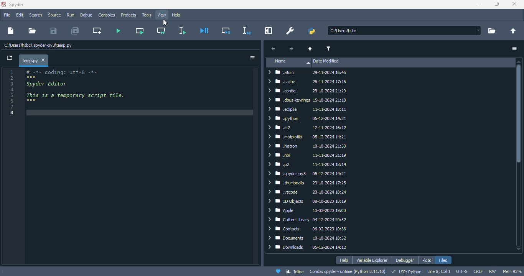 The image size is (524, 276). I want to click on .vscode, so click(309, 192).